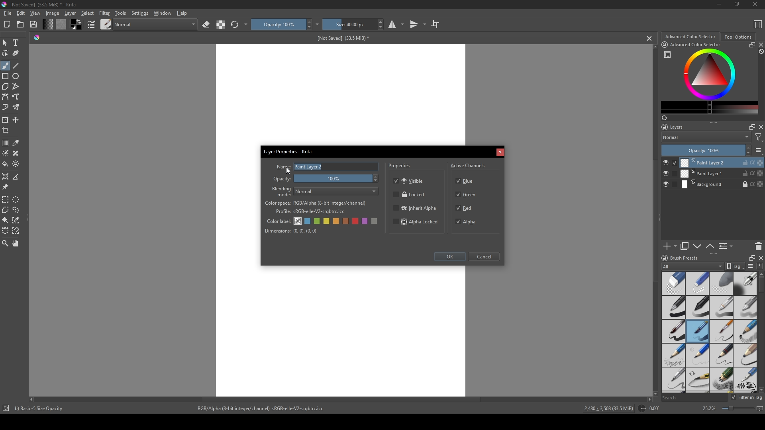  Describe the element at coordinates (34, 24) in the screenshot. I see `Save` at that location.